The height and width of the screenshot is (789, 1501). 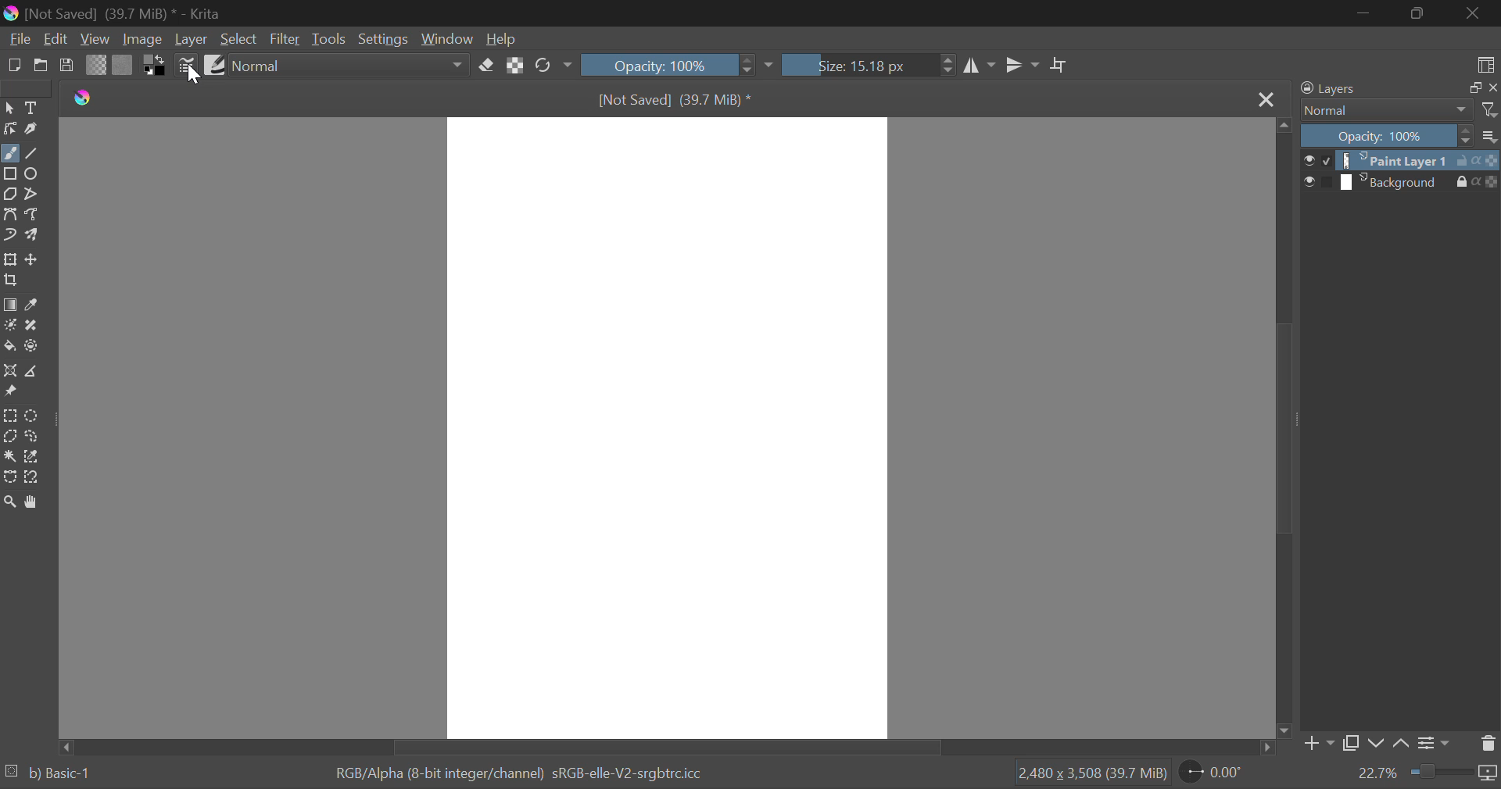 What do you see at coordinates (144, 40) in the screenshot?
I see `Image` at bounding box center [144, 40].